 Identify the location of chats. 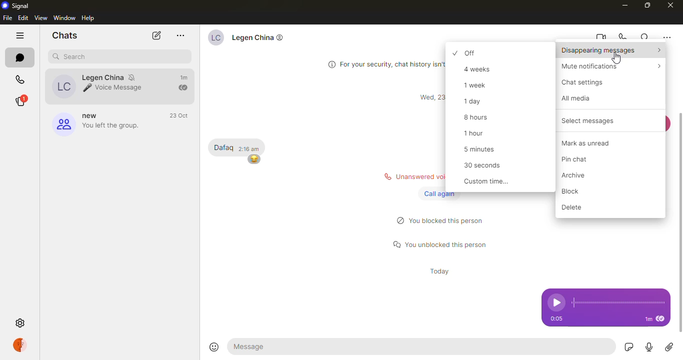
(21, 56).